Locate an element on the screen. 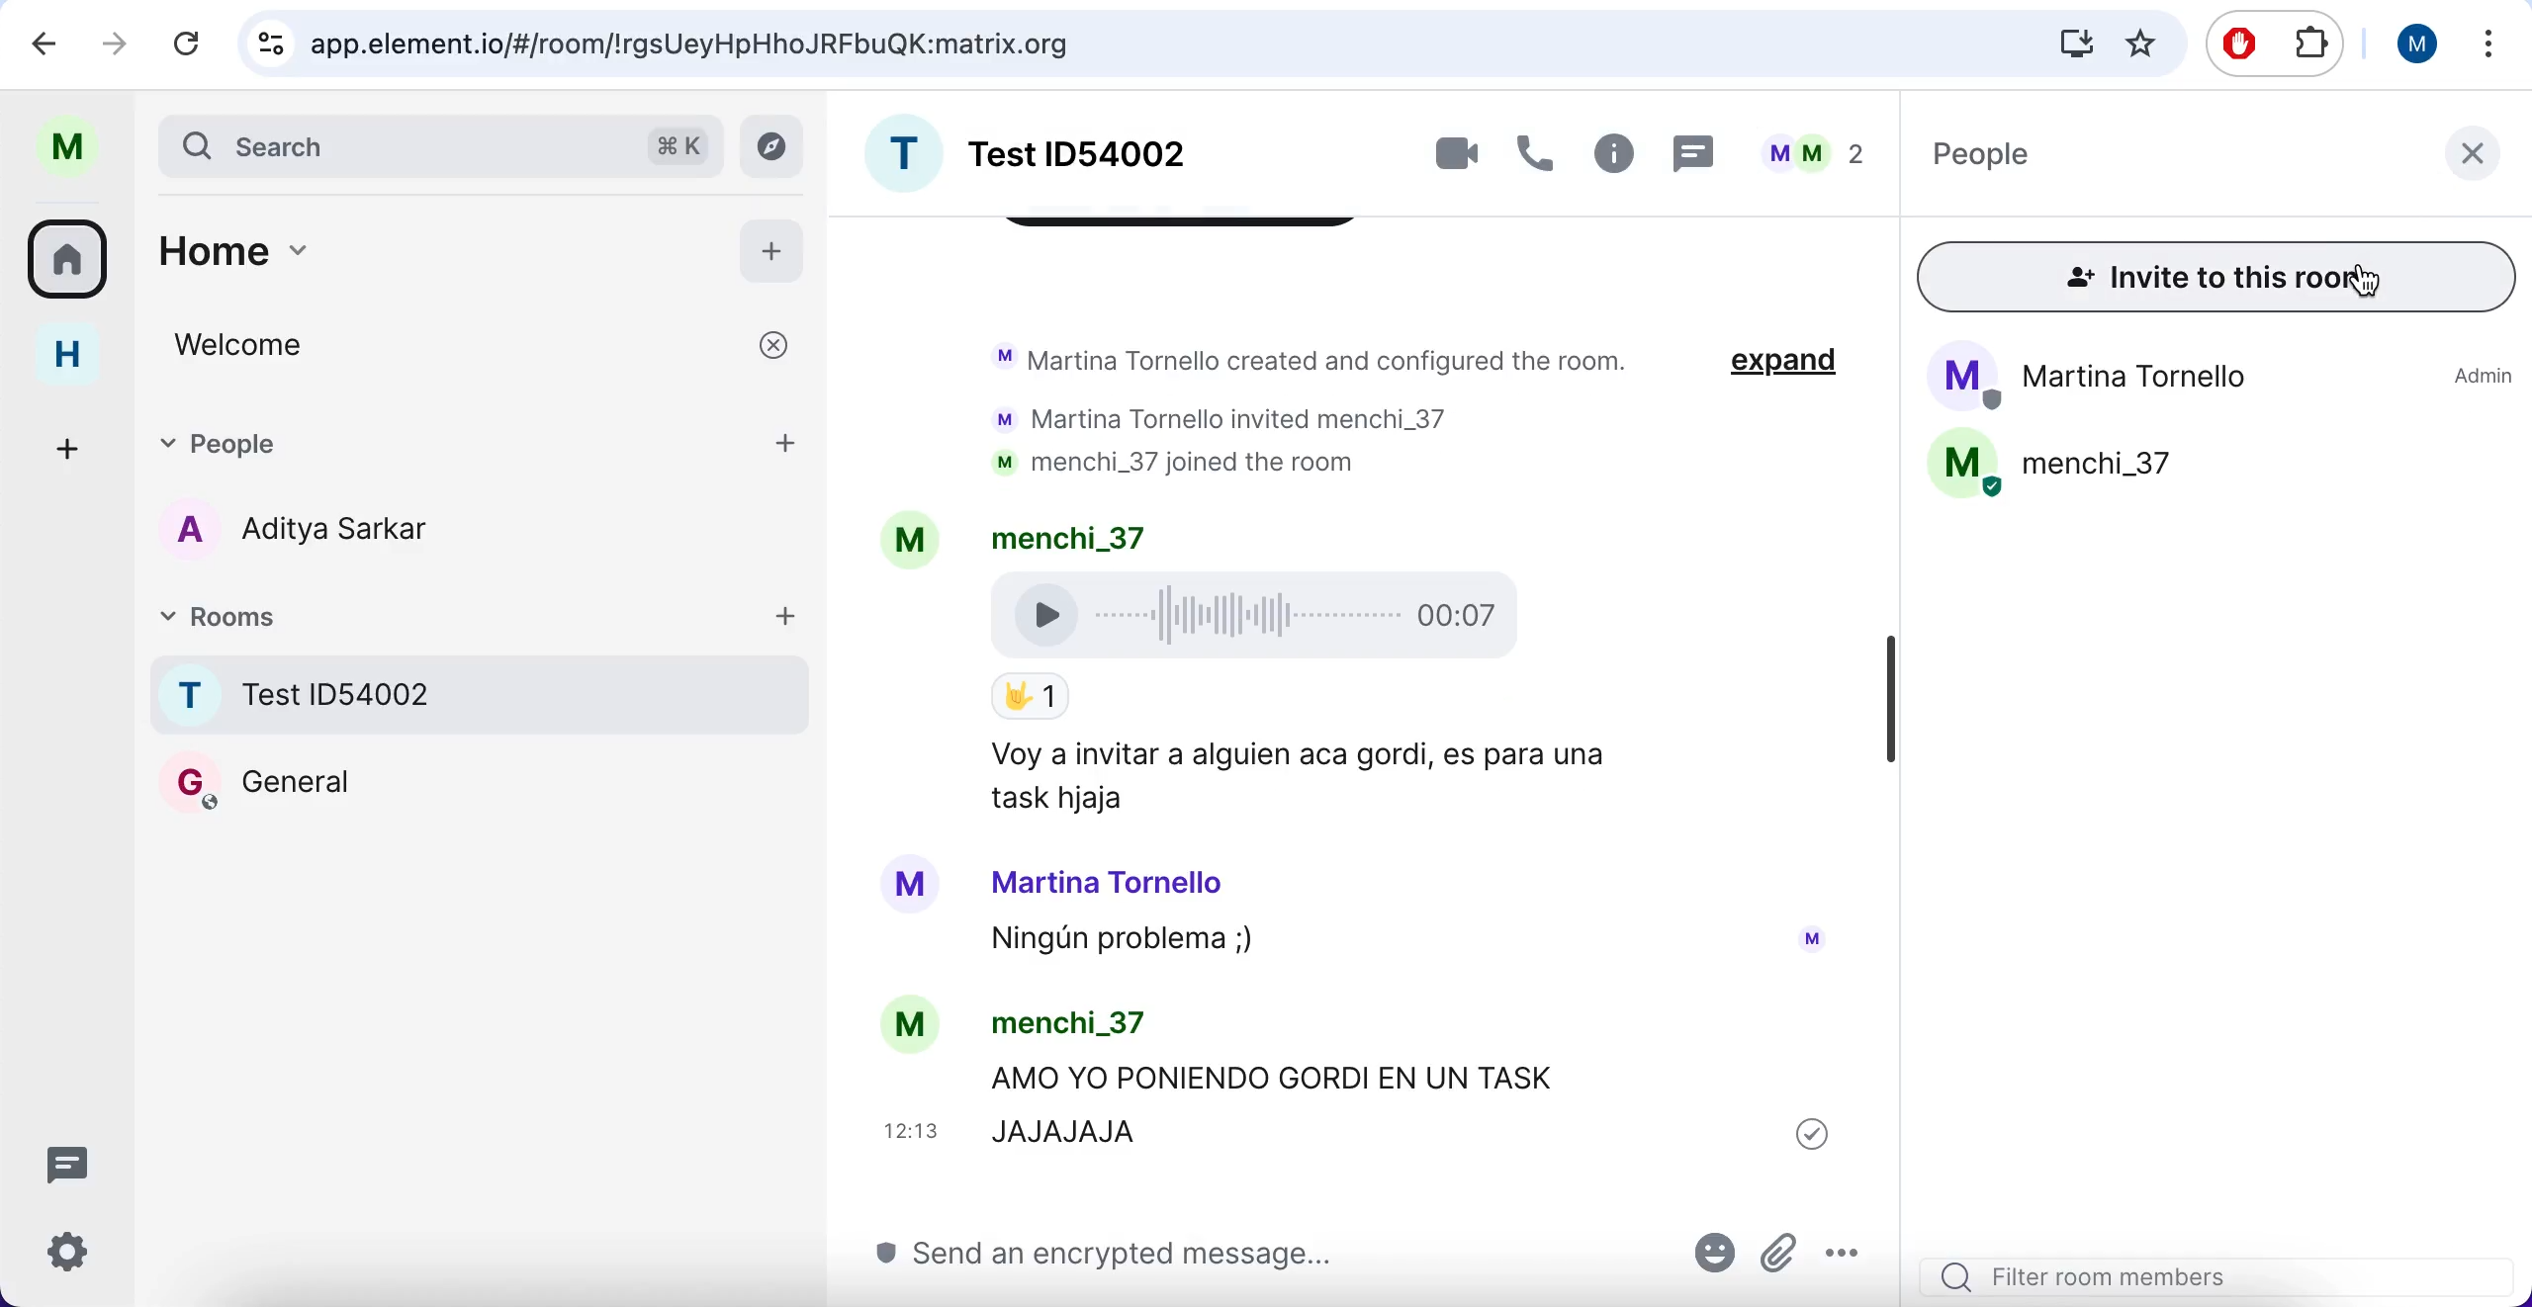 The image size is (2532, 1307). home is located at coordinates (421, 251).